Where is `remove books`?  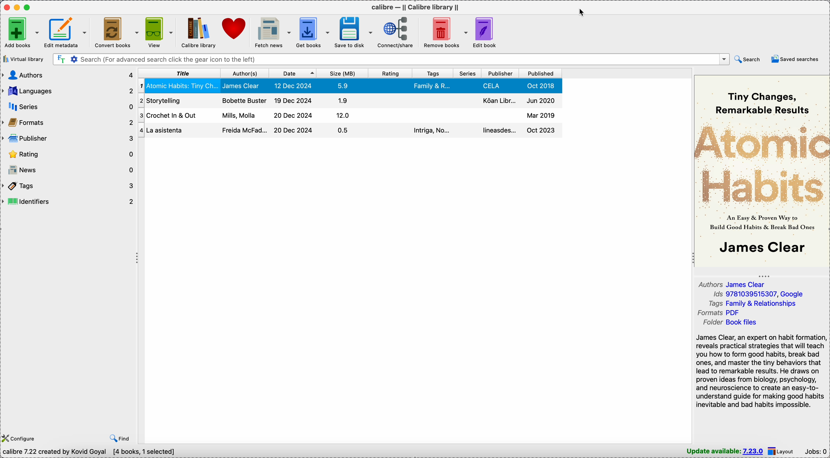 remove books is located at coordinates (445, 32).